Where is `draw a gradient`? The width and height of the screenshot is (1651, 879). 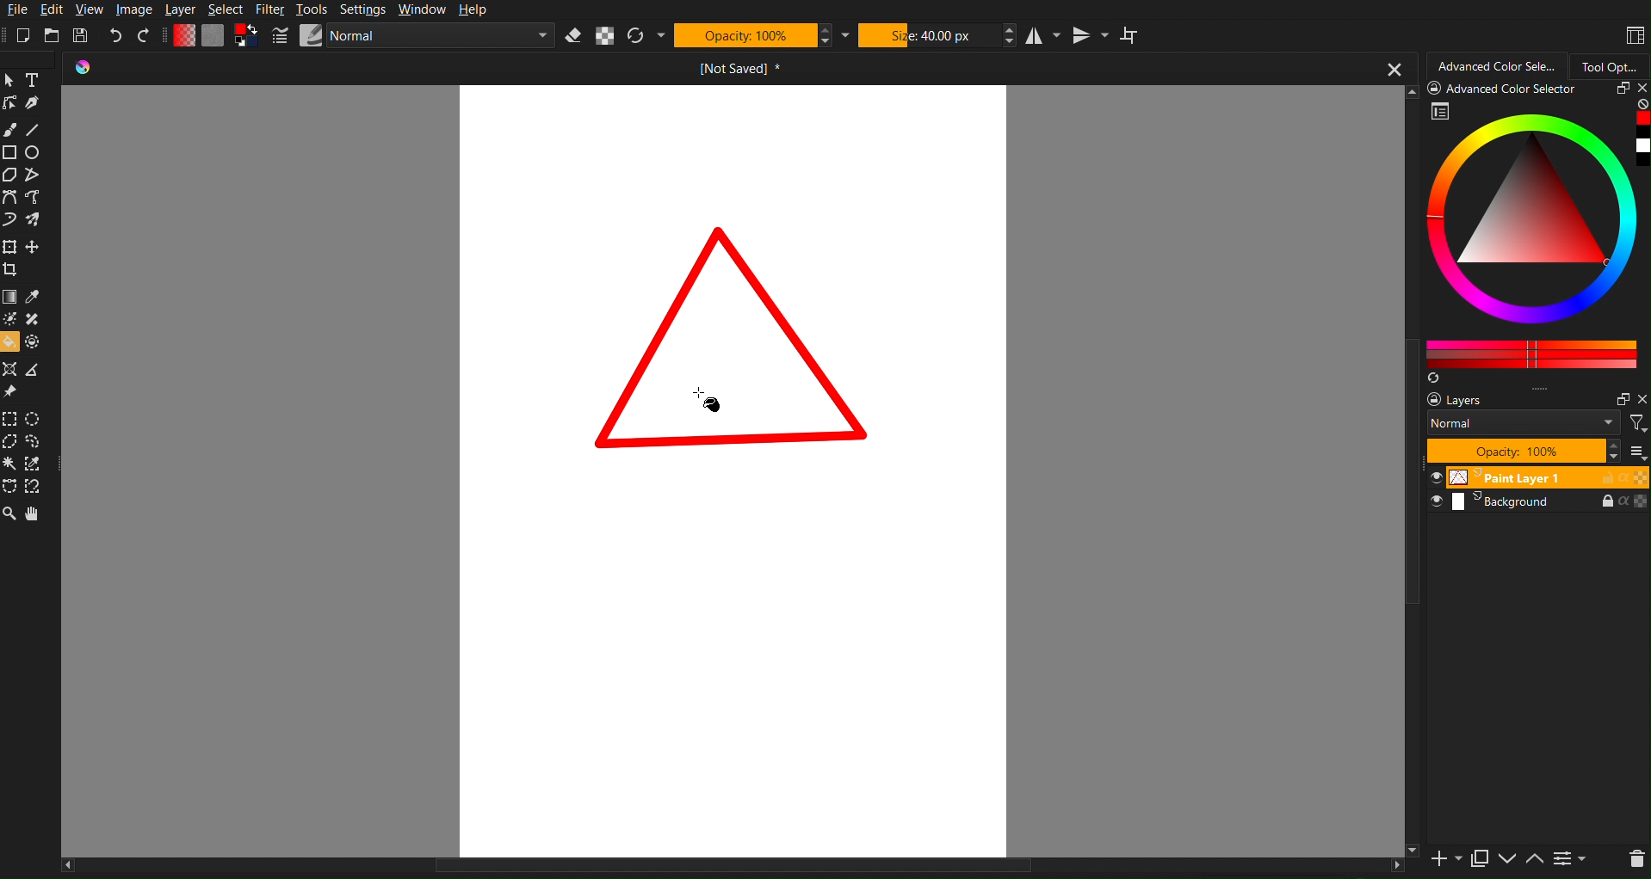 draw a gradient is located at coordinates (10, 297).